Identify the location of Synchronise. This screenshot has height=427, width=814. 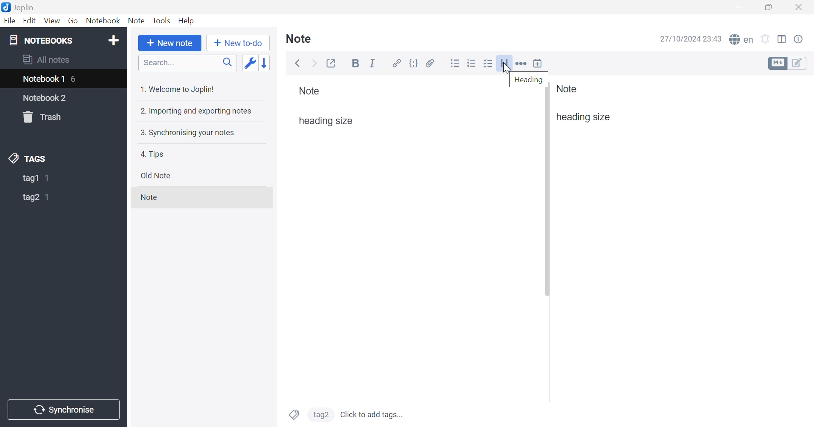
(63, 410).